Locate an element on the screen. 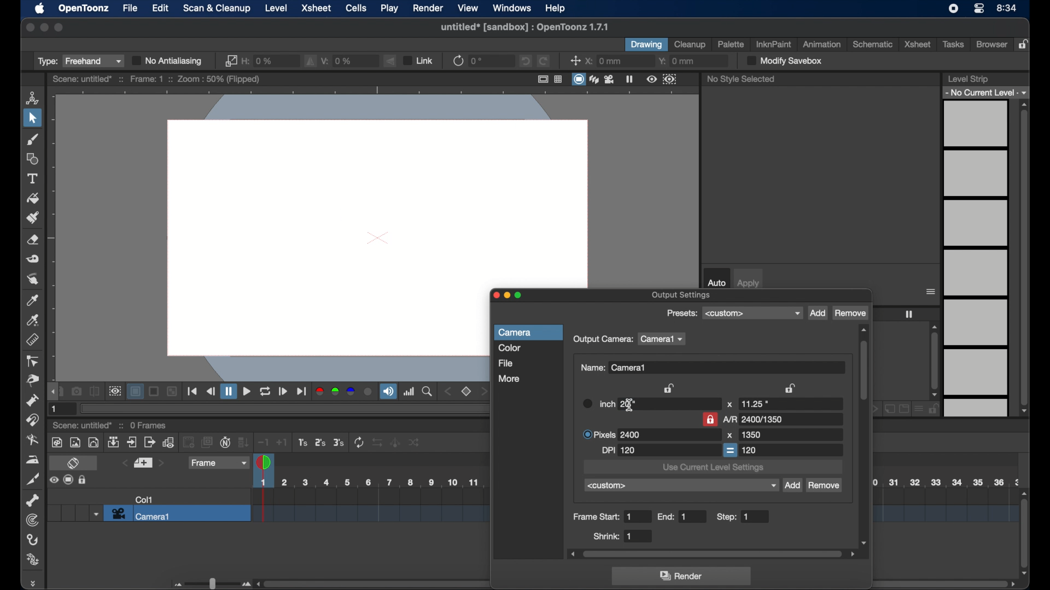  file is located at coordinates (505, 363).